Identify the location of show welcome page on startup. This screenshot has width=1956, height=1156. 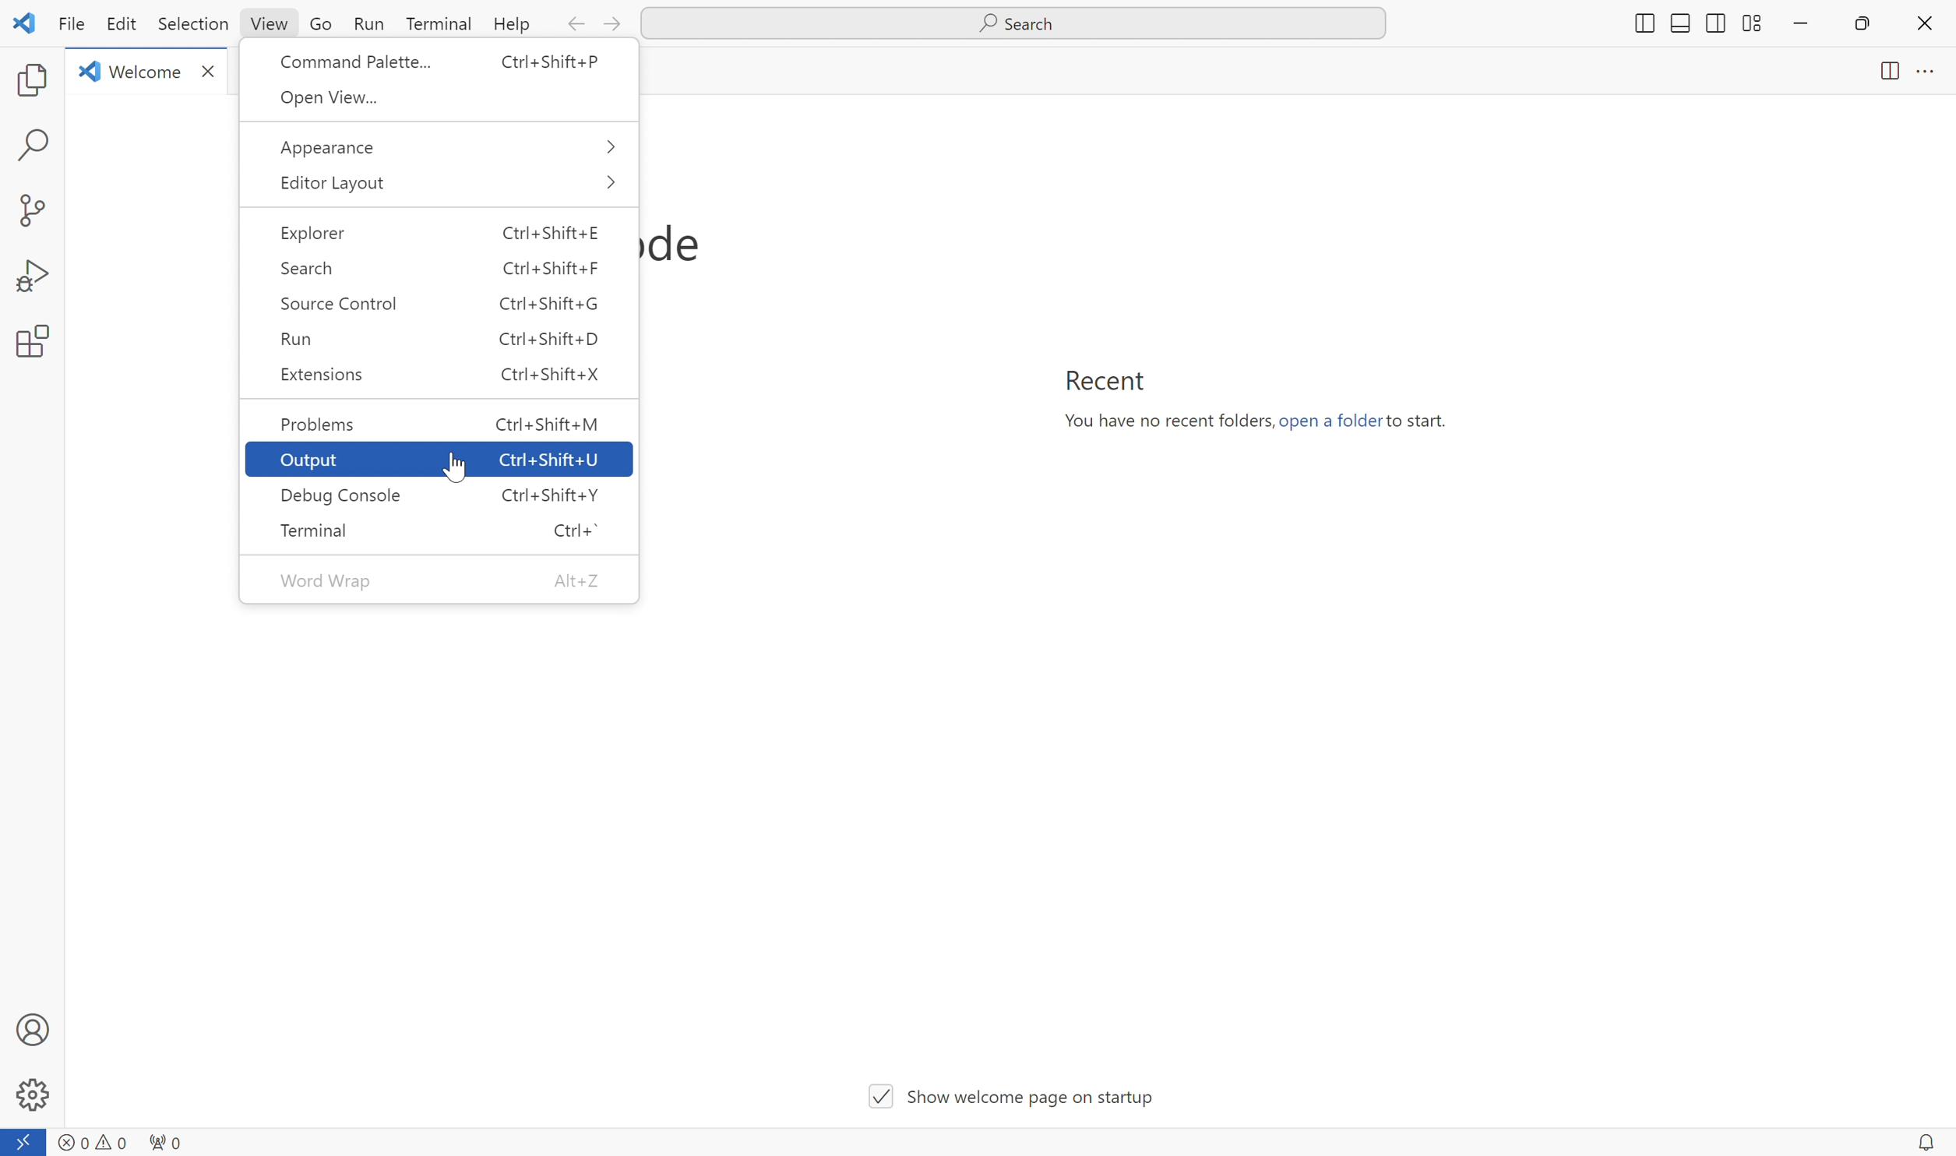
(1006, 1101).